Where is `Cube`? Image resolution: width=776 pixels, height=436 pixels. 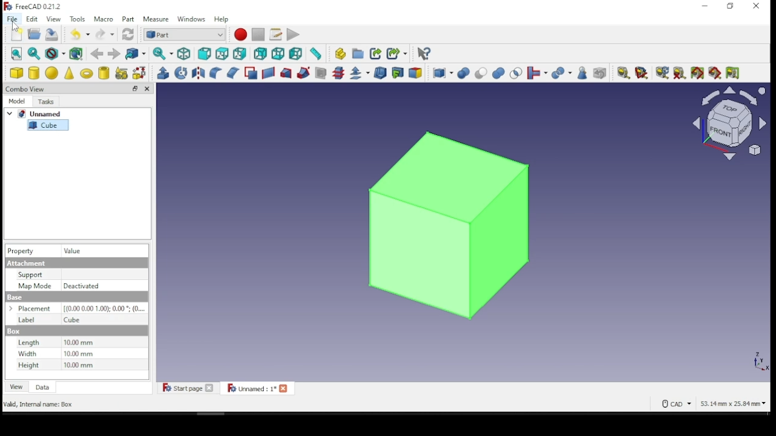 Cube is located at coordinates (72, 320).